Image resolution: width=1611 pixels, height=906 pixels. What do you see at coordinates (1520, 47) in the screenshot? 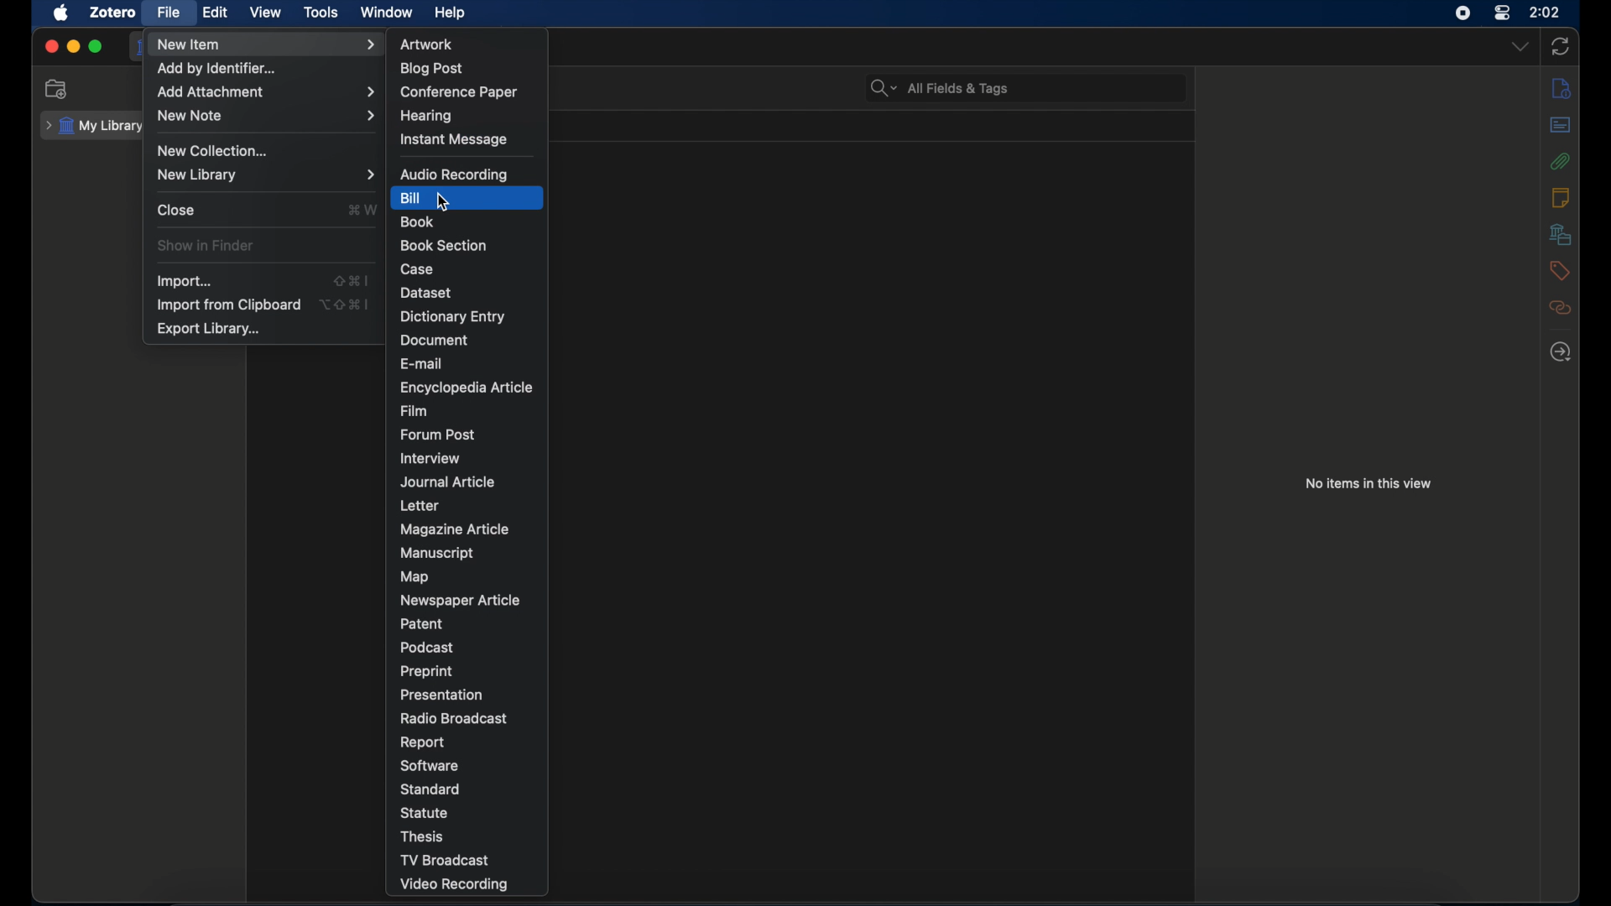
I see `dropdown` at bounding box center [1520, 47].